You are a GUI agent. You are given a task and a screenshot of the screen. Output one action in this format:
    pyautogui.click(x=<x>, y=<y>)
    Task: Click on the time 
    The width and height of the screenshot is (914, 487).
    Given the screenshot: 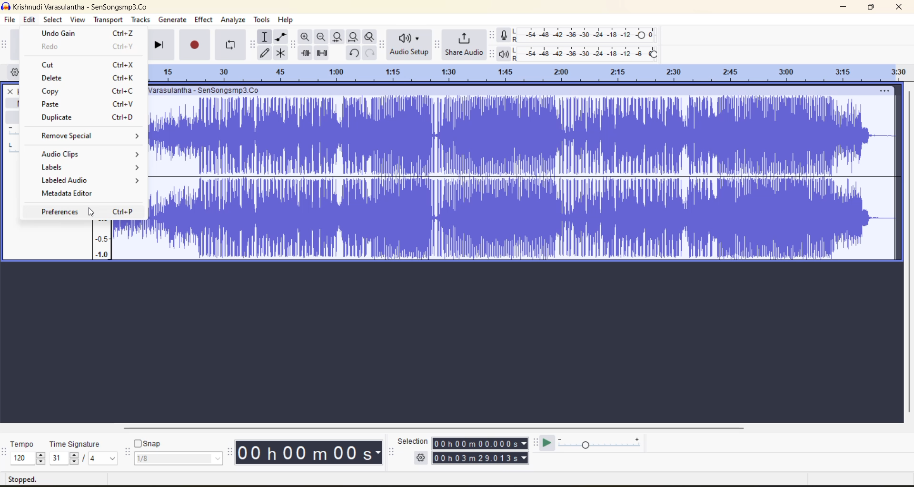 What is the action you would take?
    pyautogui.click(x=311, y=452)
    